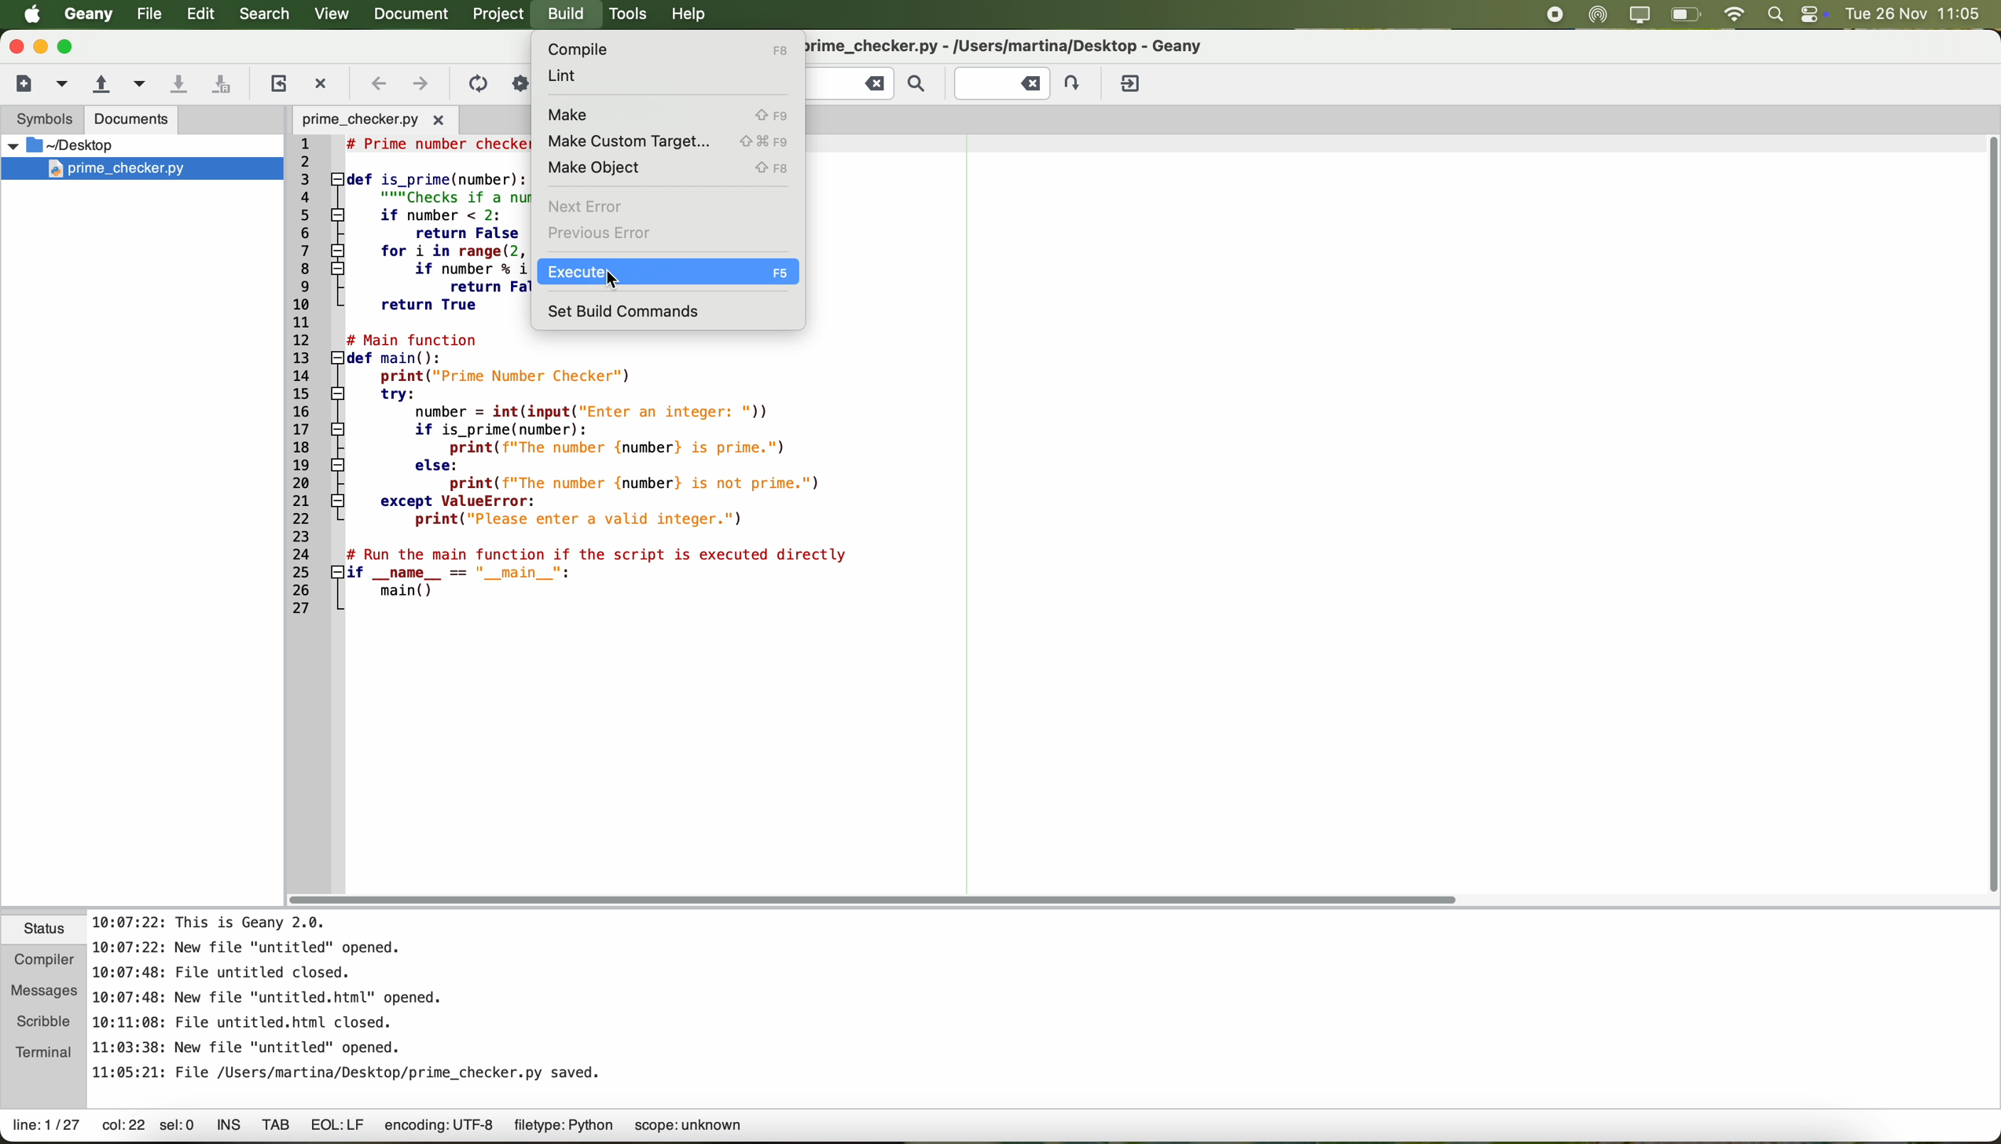 This screenshot has height=1144, width=2001. What do you see at coordinates (1975, 515) in the screenshot?
I see `scroll bar` at bounding box center [1975, 515].